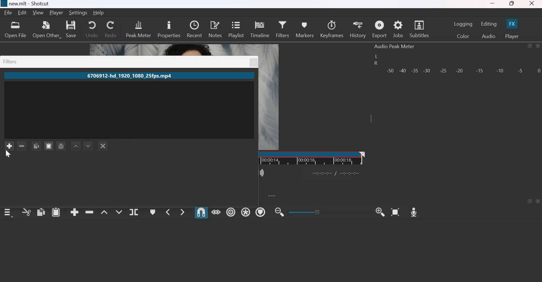  What do you see at coordinates (260, 28) in the screenshot?
I see `timeline` at bounding box center [260, 28].